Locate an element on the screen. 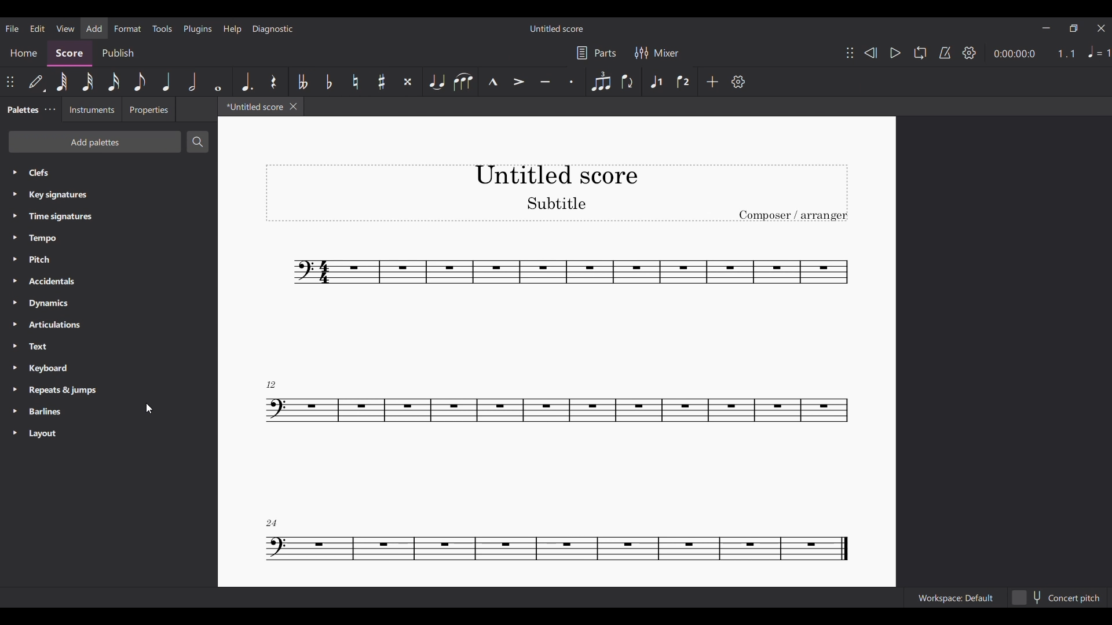 Image resolution: width=1112 pixels, height=625 pixels. Whole note is located at coordinates (64, 83).